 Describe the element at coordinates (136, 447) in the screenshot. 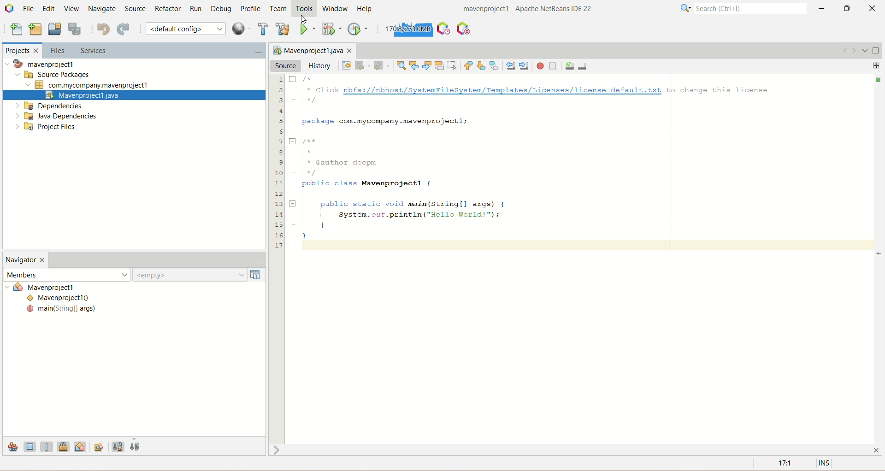

I see `sort by source` at that location.